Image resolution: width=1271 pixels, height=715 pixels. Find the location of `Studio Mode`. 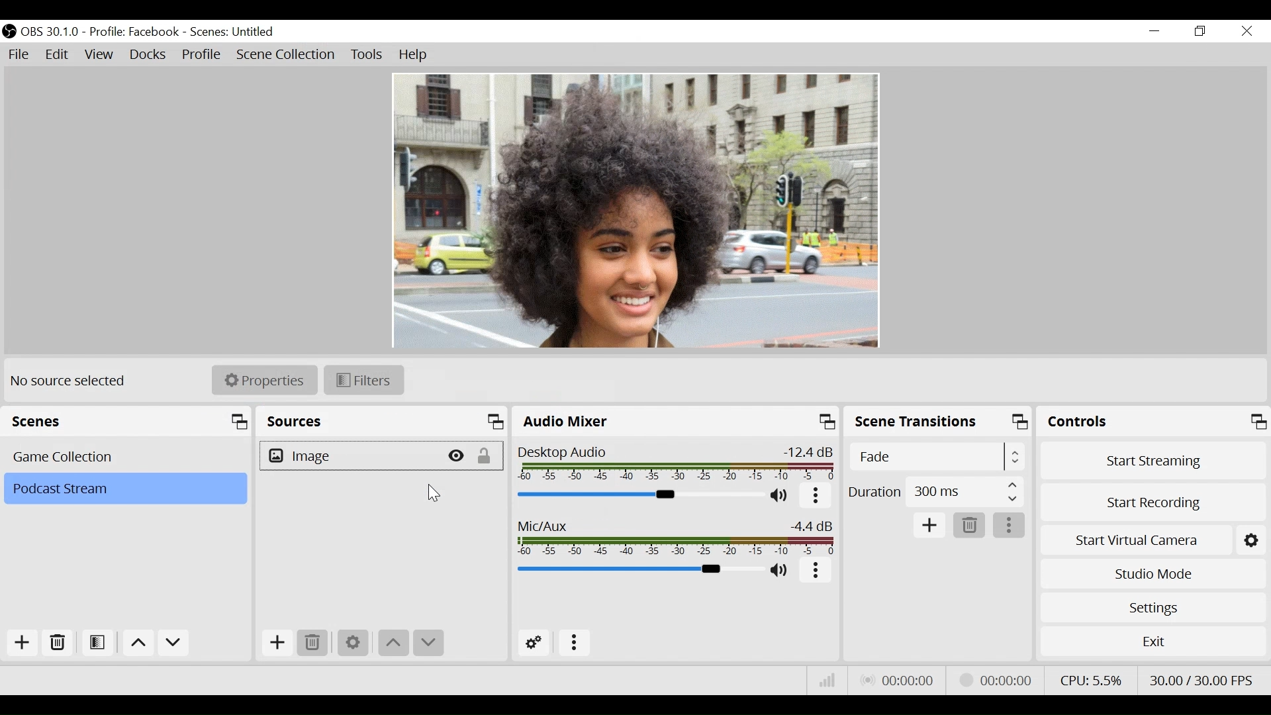

Studio Mode is located at coordinates (1154, 575).